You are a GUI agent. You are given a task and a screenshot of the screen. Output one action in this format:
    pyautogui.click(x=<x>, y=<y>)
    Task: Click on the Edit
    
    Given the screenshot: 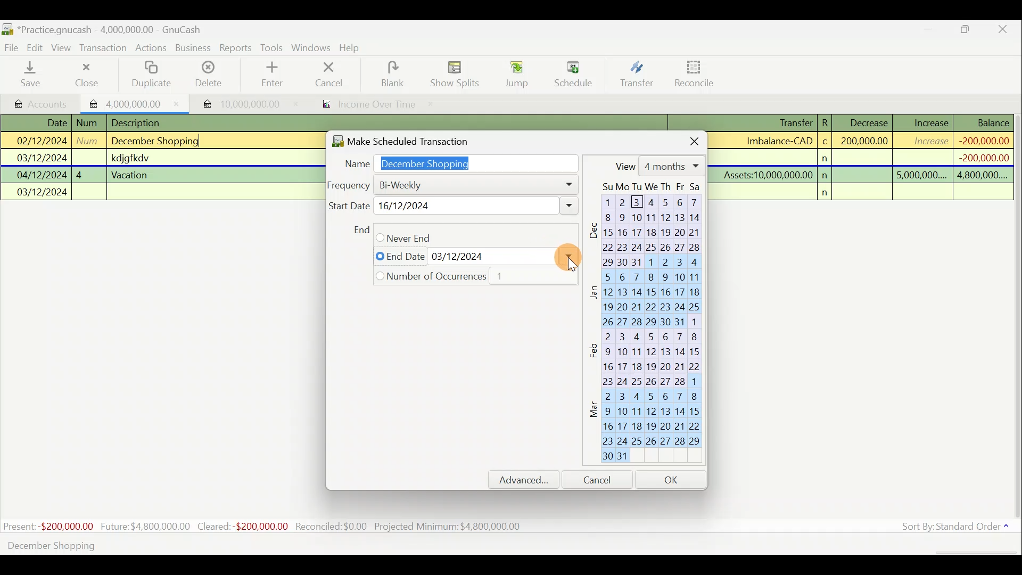 What is the action you would take?
    pyautogui.click(x=37, y=47)
    